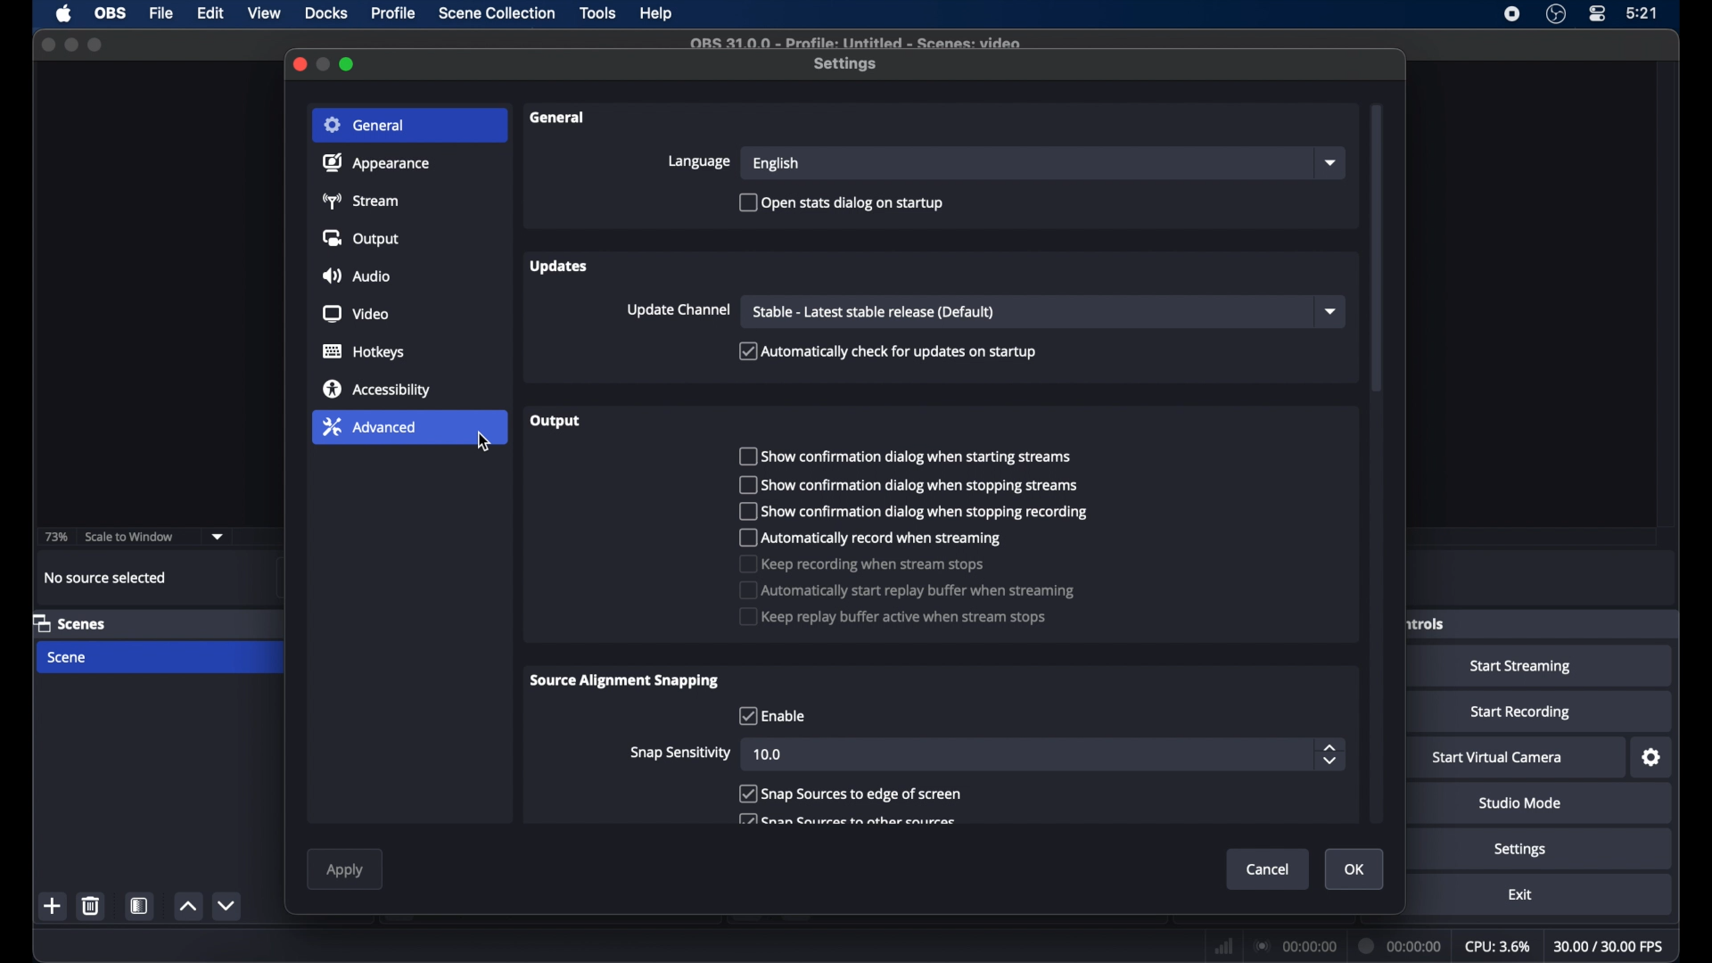 This screenshot has height=963, width=1712. Describe the element at coordinates (1355, 869) in the screenshot. I see `ok` at that location.